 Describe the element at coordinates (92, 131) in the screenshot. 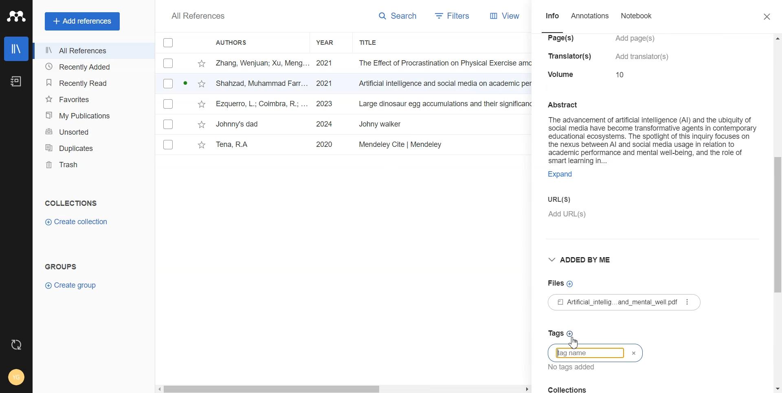

I see `Unsorted` at that location.